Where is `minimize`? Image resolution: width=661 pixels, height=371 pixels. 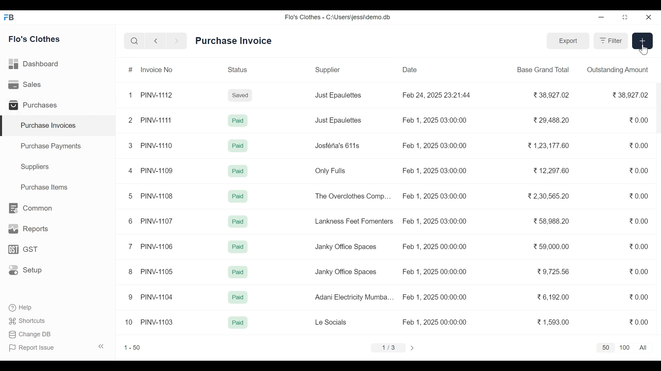 minimize is located at coordinates (602, 18).